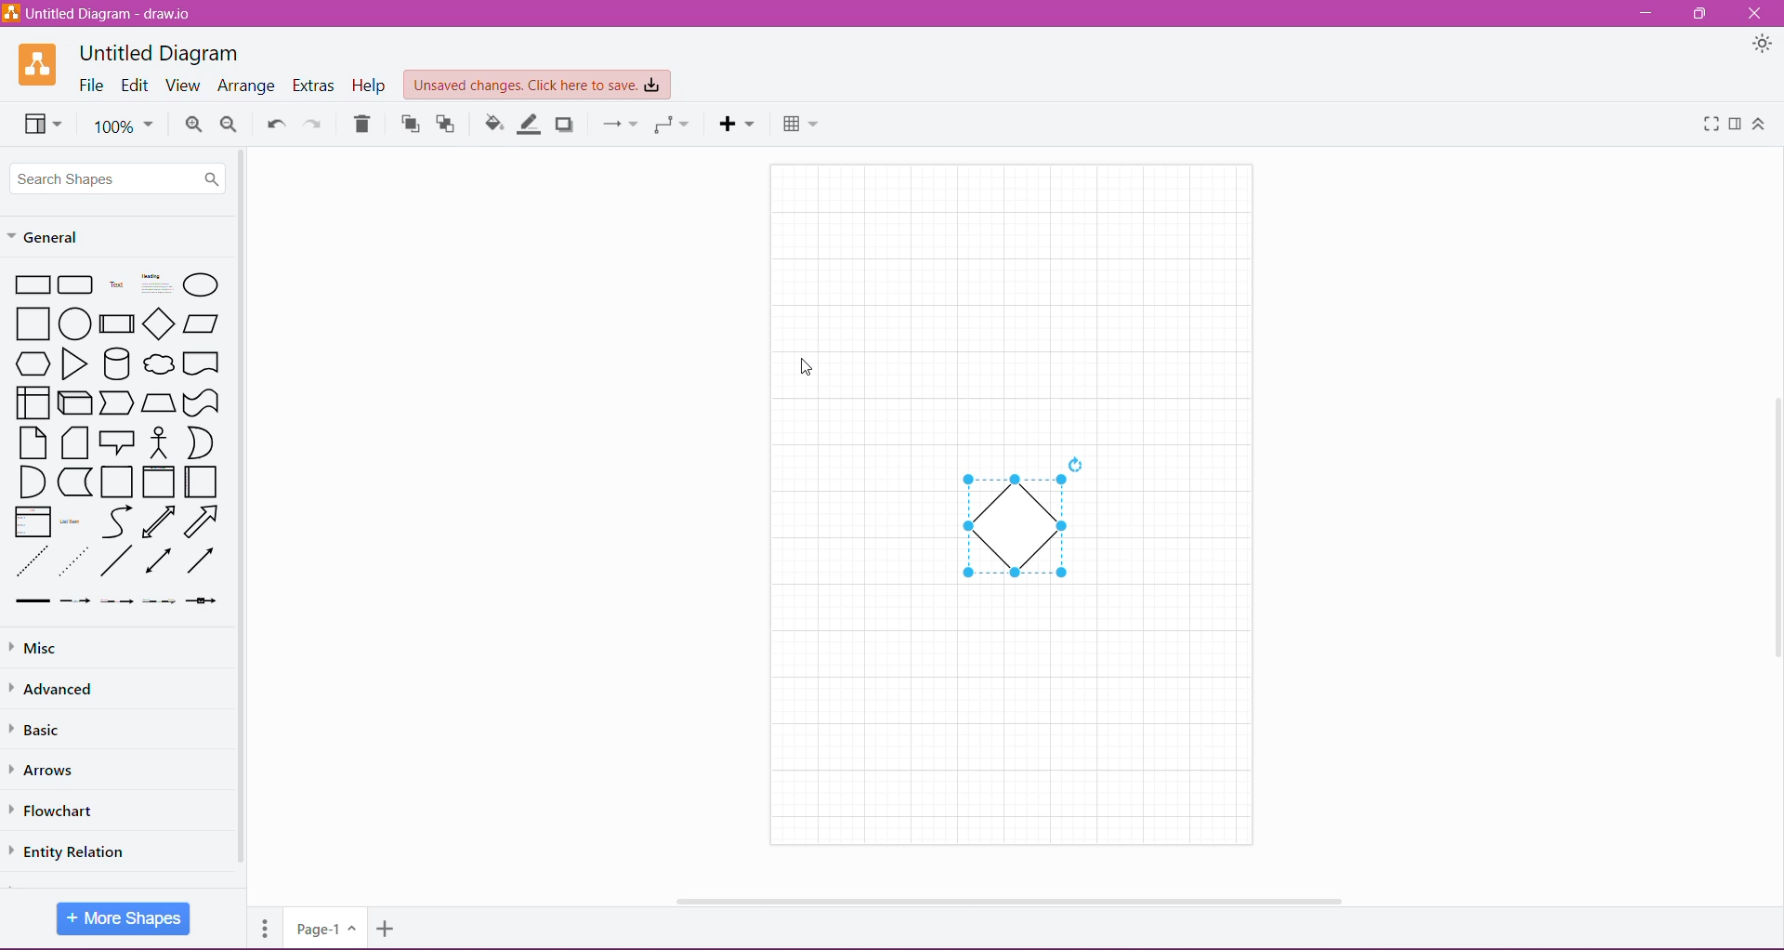  Describe the element at coordinates (369, 86) in the screenshot. I see `Help` at that location.